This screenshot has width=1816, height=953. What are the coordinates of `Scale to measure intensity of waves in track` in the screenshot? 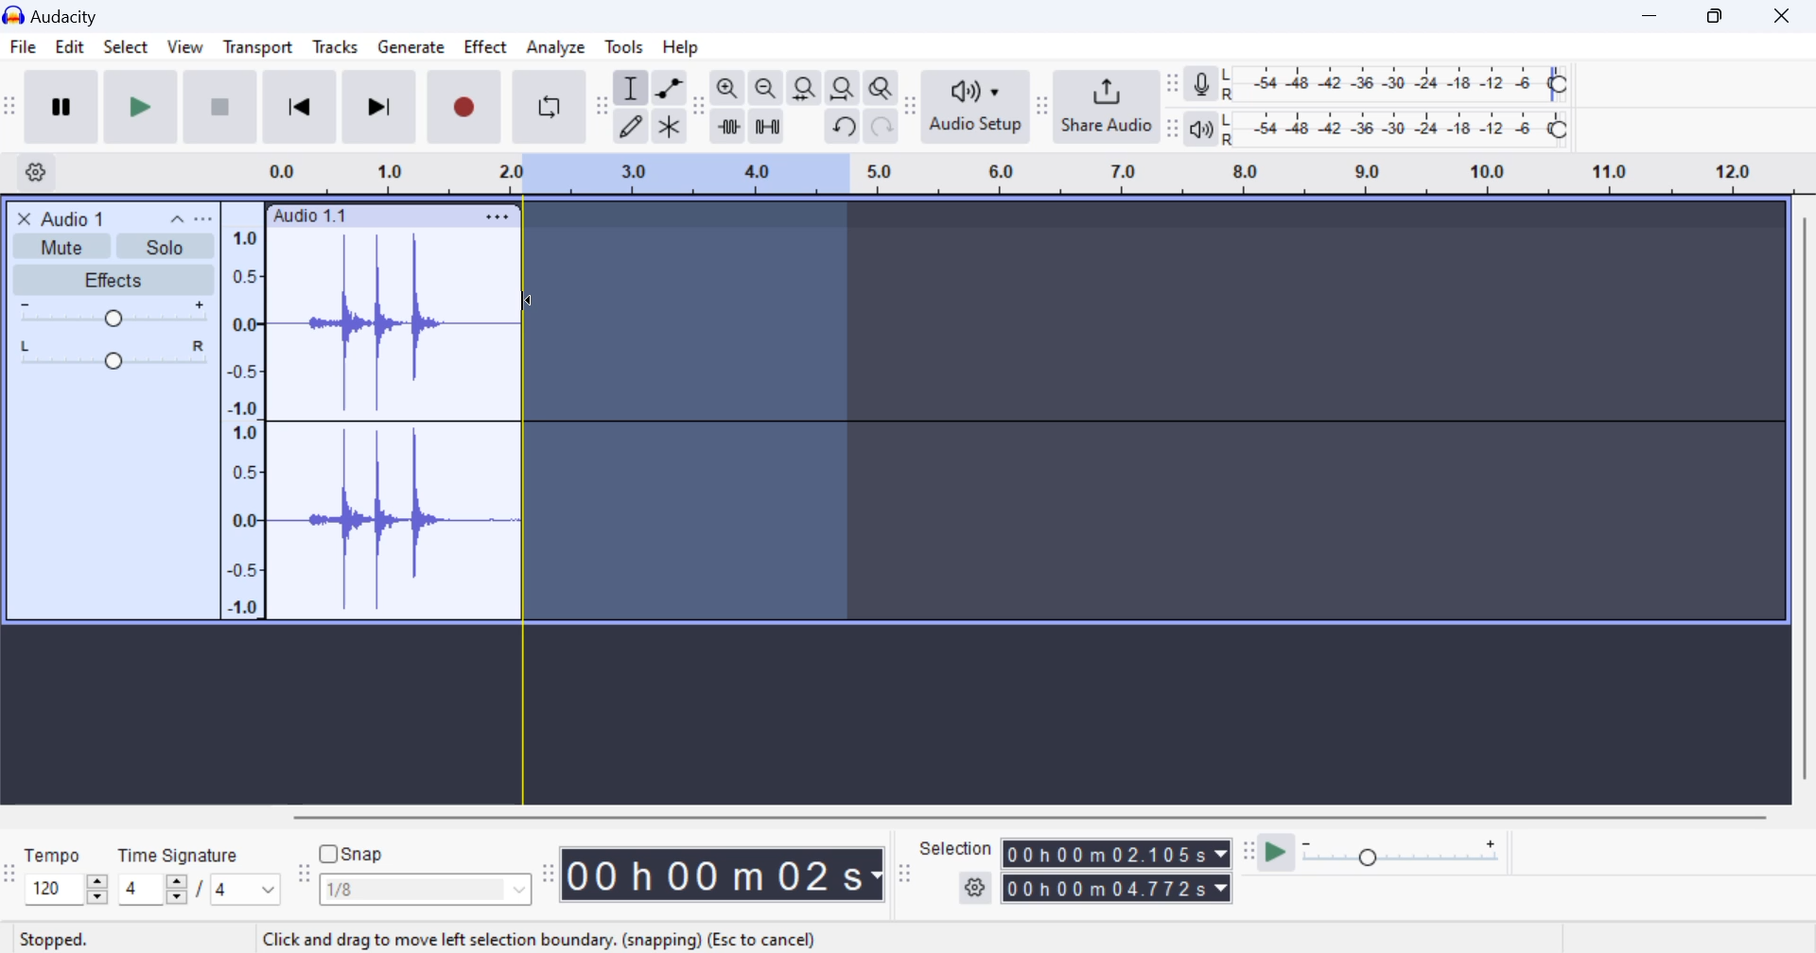 It's located at (241, 419).